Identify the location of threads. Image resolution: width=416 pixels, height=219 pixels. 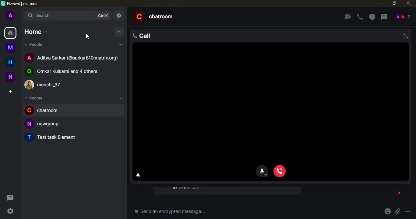
(12, 198).